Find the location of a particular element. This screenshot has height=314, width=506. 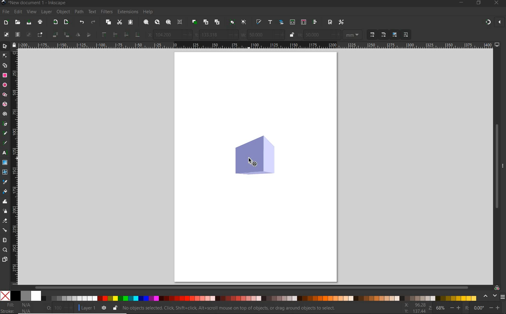

computer icon is located at coordinates (498, 45).